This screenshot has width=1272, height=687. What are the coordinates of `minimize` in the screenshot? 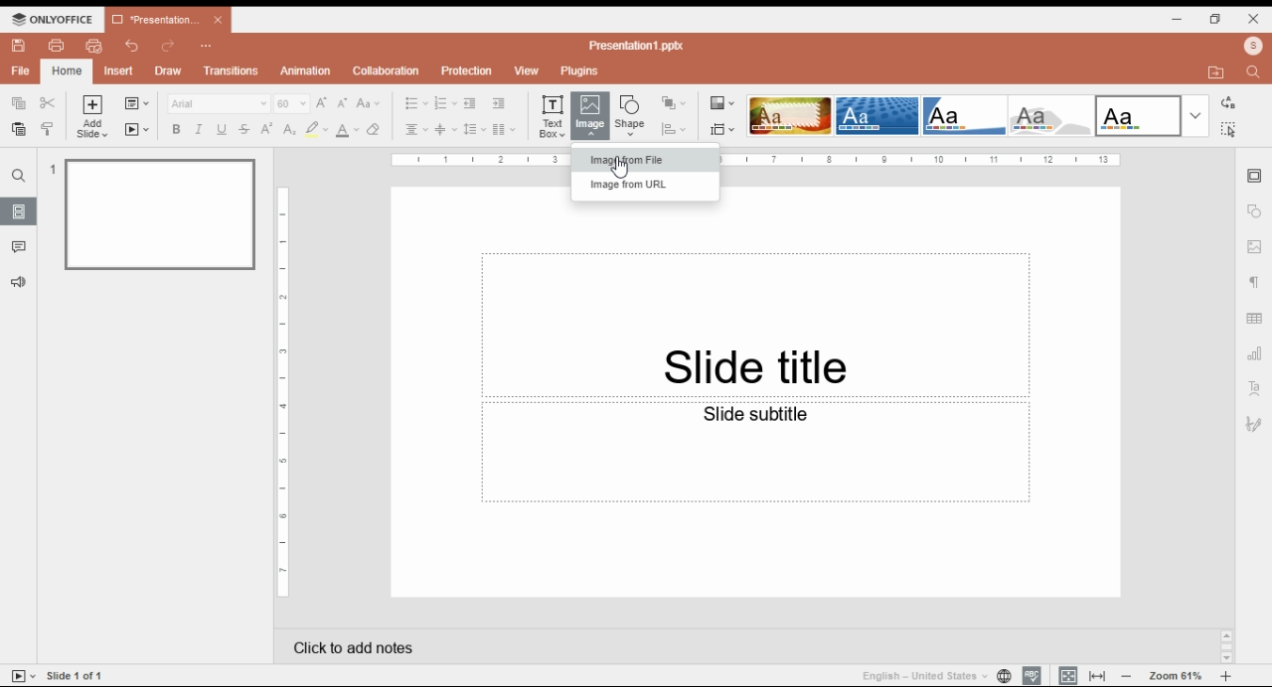 It's located at (1178, 20).